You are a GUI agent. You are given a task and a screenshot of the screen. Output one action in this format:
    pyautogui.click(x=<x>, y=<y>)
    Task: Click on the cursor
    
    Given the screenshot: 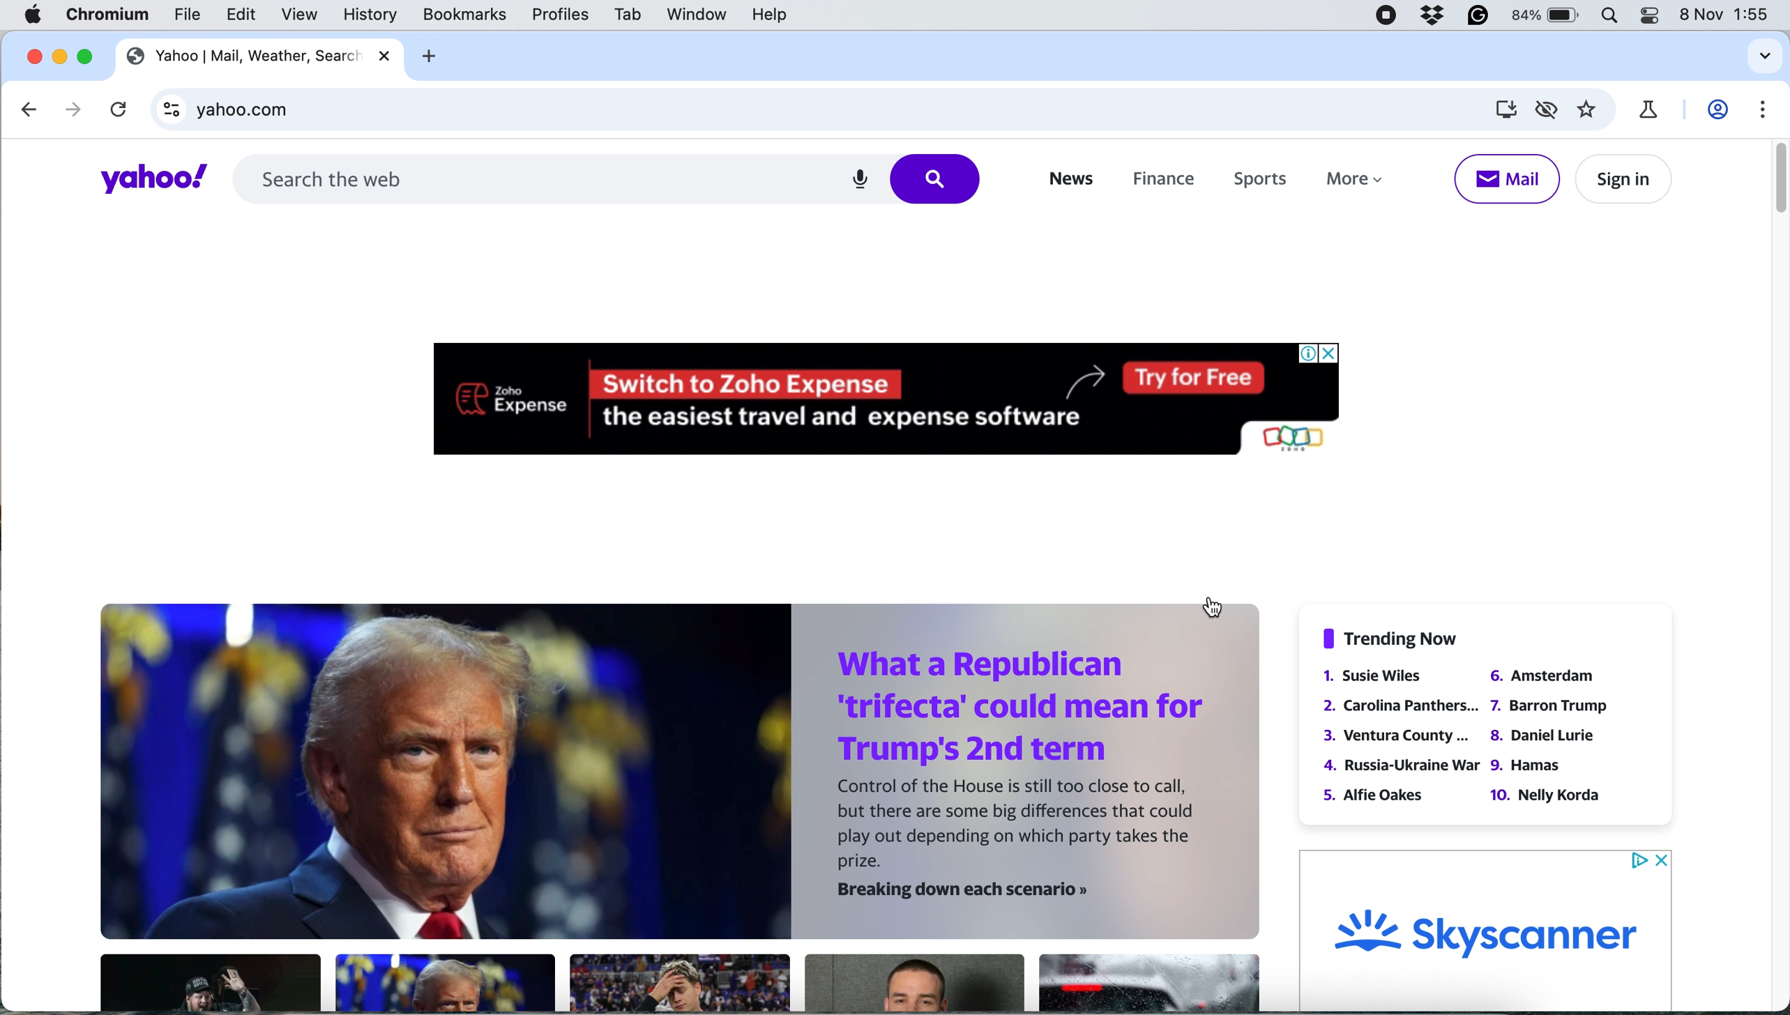 What is the action you would take?
    pyautogui.click(x=1209, y=606)
    